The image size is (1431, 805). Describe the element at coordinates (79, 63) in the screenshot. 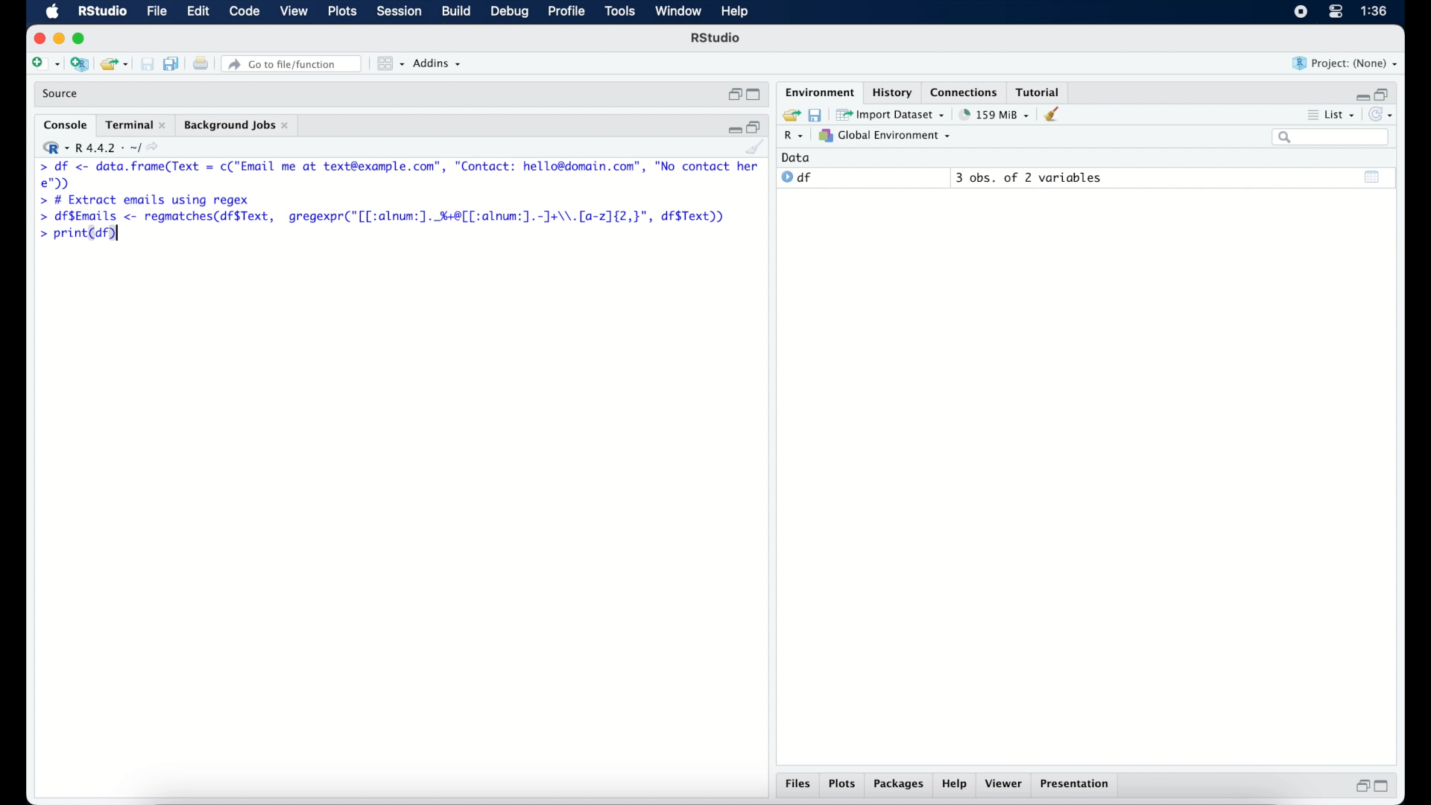

I see `create new project` at that location.